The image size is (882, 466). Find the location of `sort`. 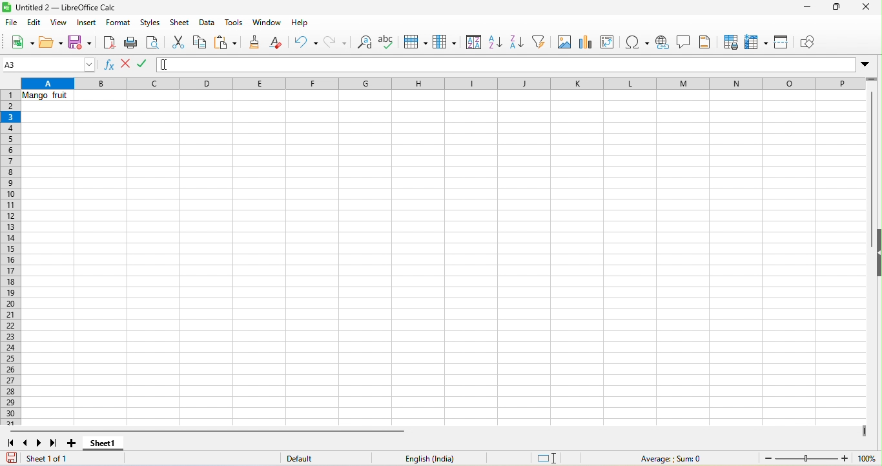

sort is located at coordinates (471, 43).